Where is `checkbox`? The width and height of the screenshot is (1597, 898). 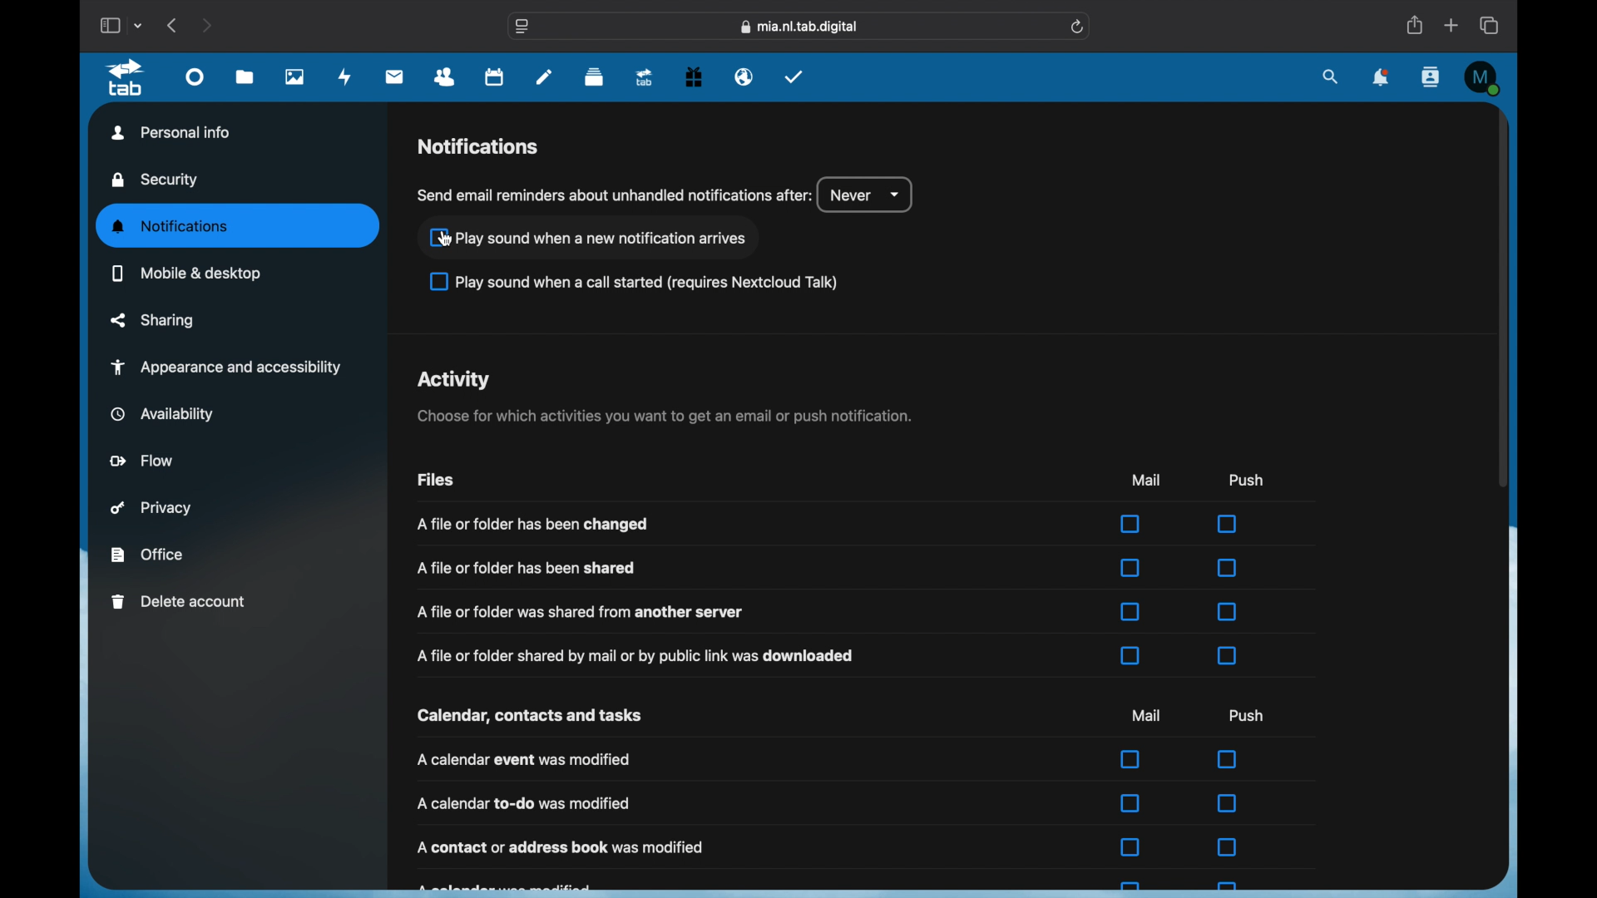 checkbox is located at coordinates (1130, 525).